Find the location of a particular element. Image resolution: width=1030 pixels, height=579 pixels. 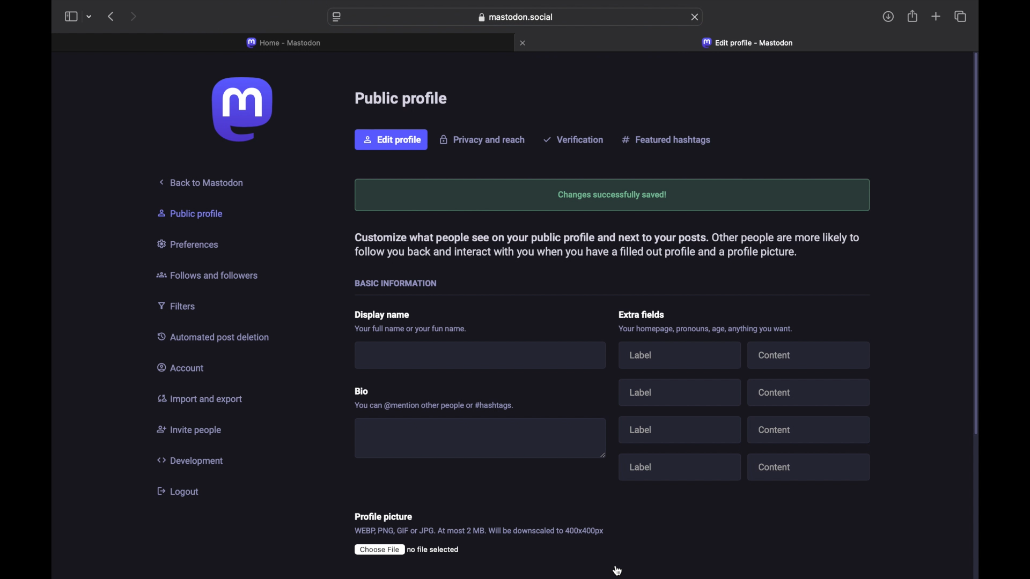

Customize what people see on your public profile and next to your posts. Other people are more likely tc
follow you back and interact with you when you have a filled out profile and a profile picture. is located at coordinates (601, 243).